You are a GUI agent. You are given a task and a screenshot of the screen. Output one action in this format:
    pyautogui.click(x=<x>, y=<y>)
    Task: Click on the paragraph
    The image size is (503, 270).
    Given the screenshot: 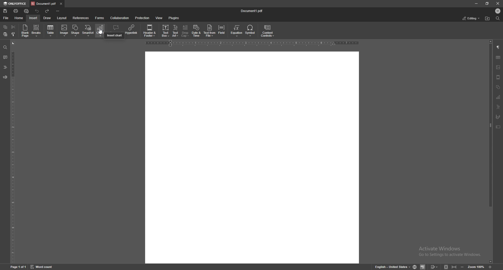 What is the action you would take?
    pyautogui.click(x=499, y=47)
    